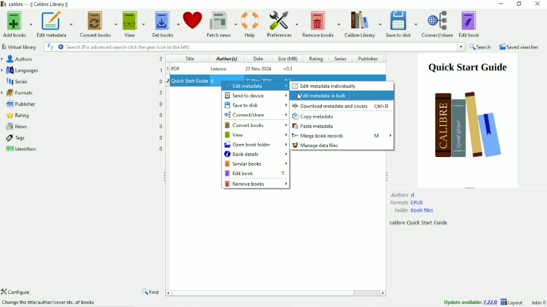 The image size is (547, 307). What do you see at coordinates (325, 86) in the screenshot?
I see `Edit metadata individually` at bounding box center [325, 86].